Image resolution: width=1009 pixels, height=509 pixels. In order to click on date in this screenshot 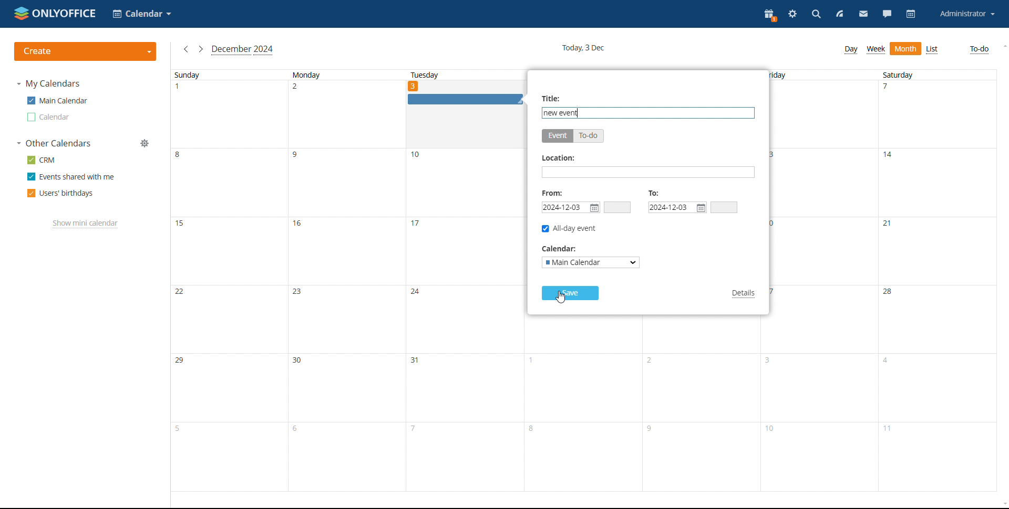, I will do `click(414, 86)`.